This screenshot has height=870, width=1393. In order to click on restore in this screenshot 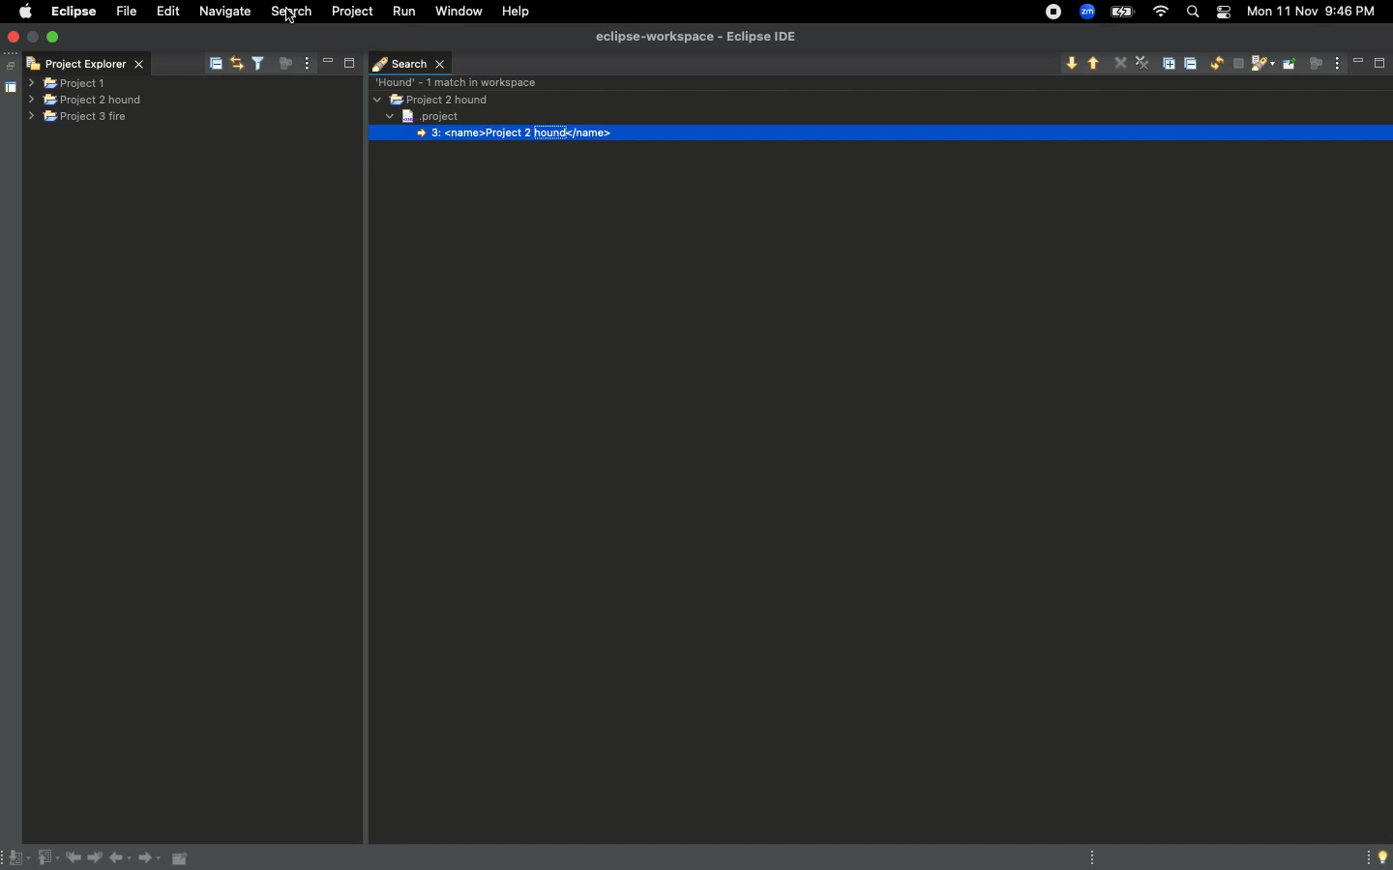, I will do `click(9, 60)`.